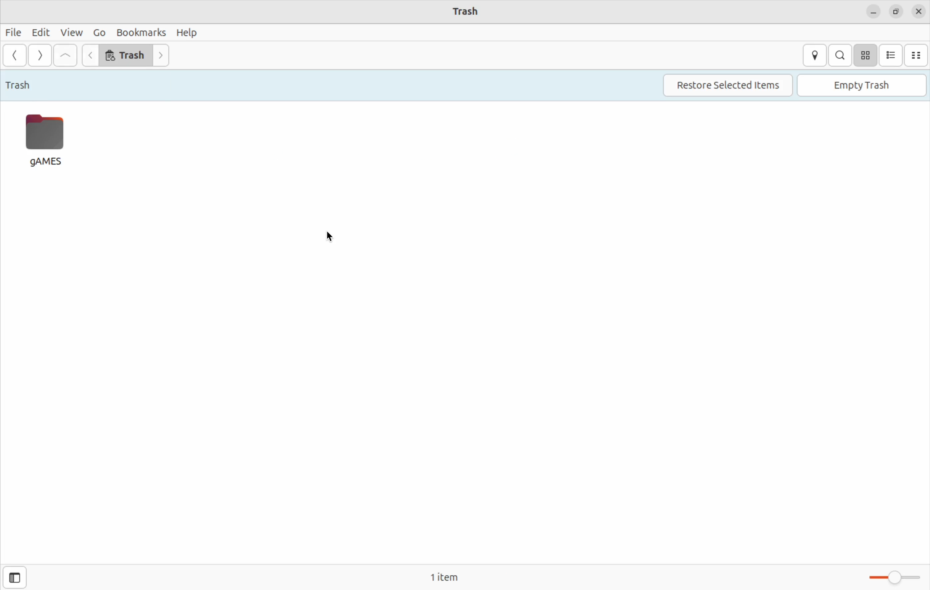  I want to click on help, so click(187, 32).